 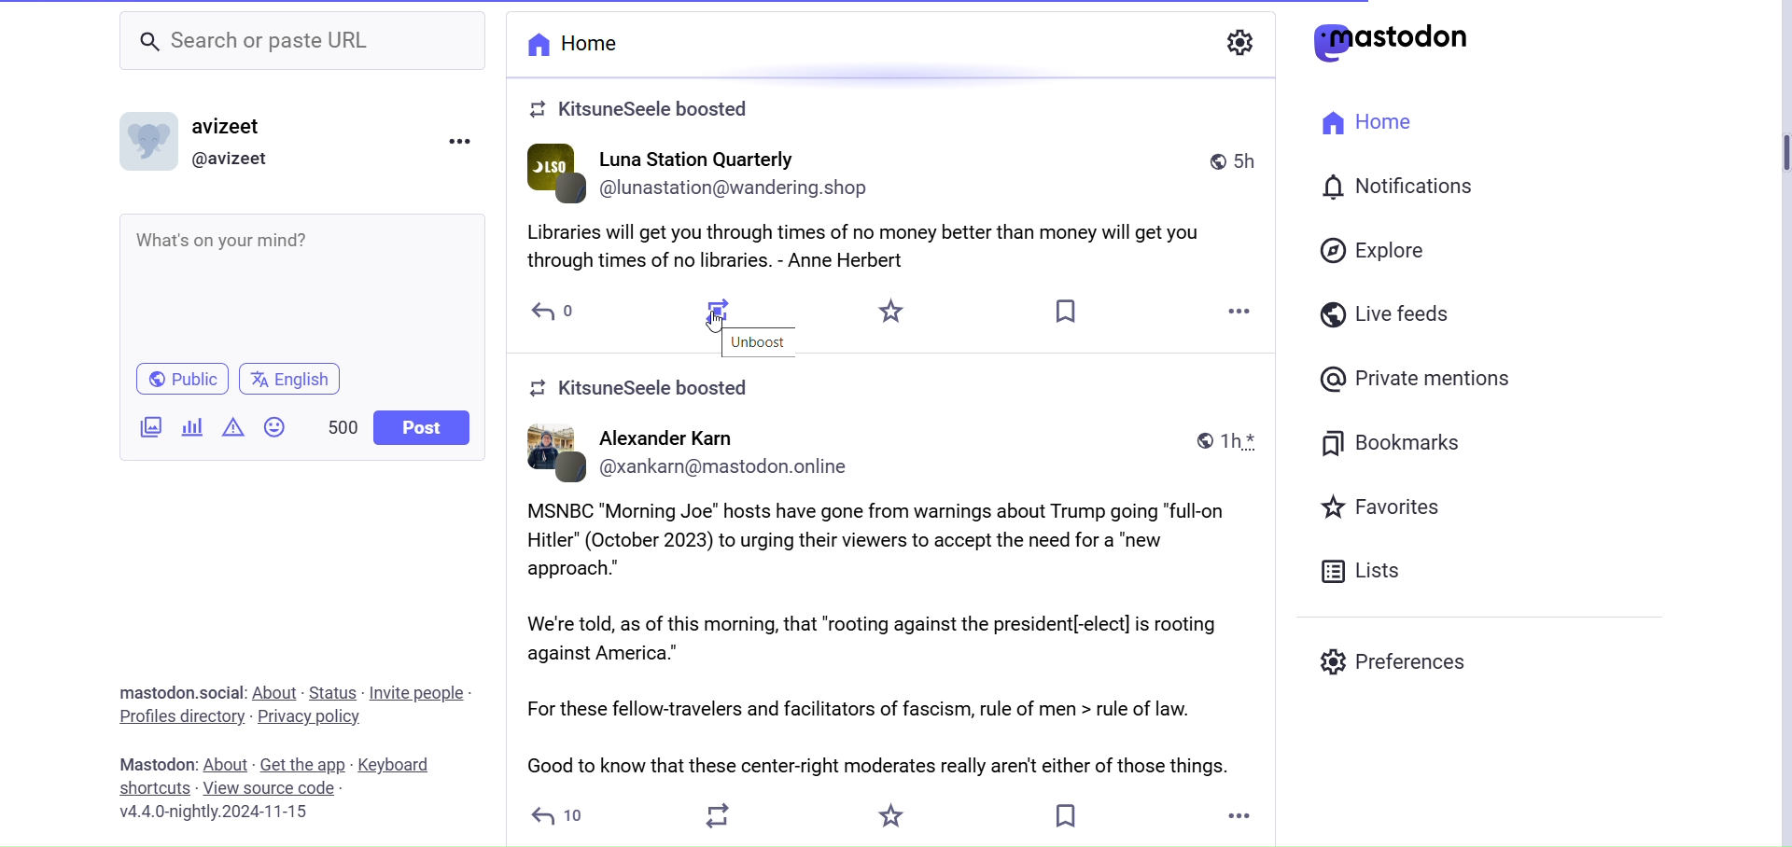 What do you see at coordinates (303, 42) in the screenshot?
I see `Search` at bounding box center [303, 42].